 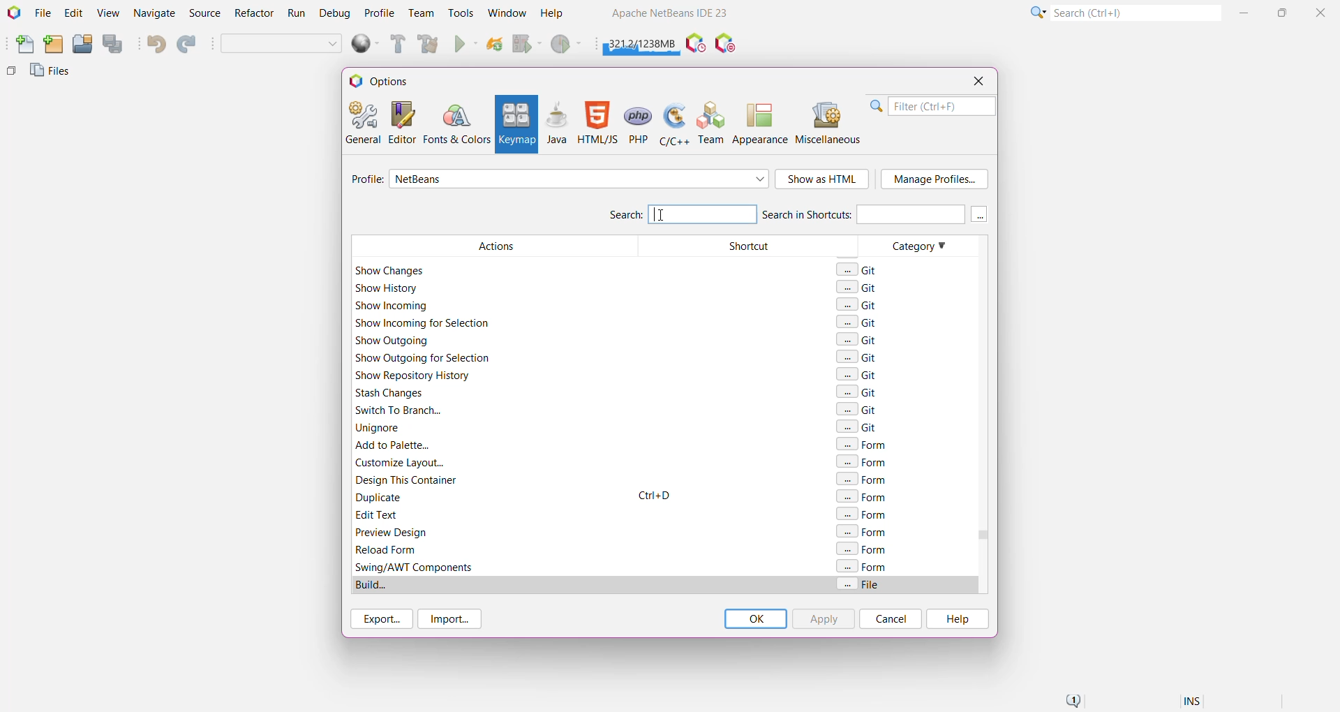 What do you see at coordinates (456, 123) in the screenshot?
I see `Fonts and Colors` at bounding box center [456, 123].